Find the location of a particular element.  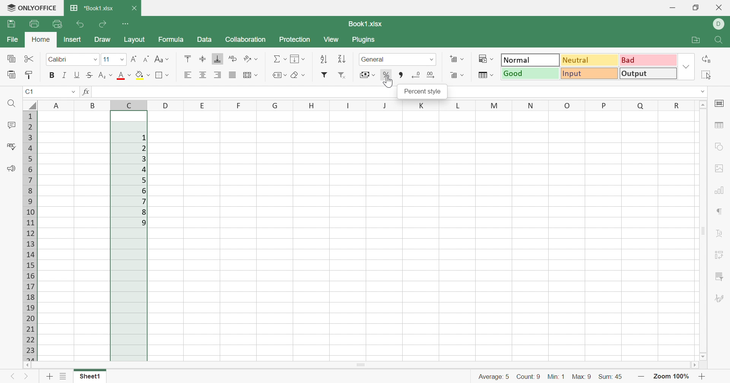

Copy Style is located at coordinates (28, 75).